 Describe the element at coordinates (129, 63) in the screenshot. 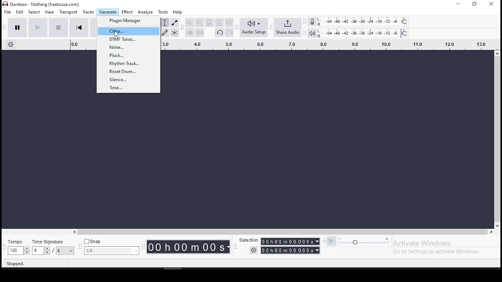

I see `rhythm track` at that location.